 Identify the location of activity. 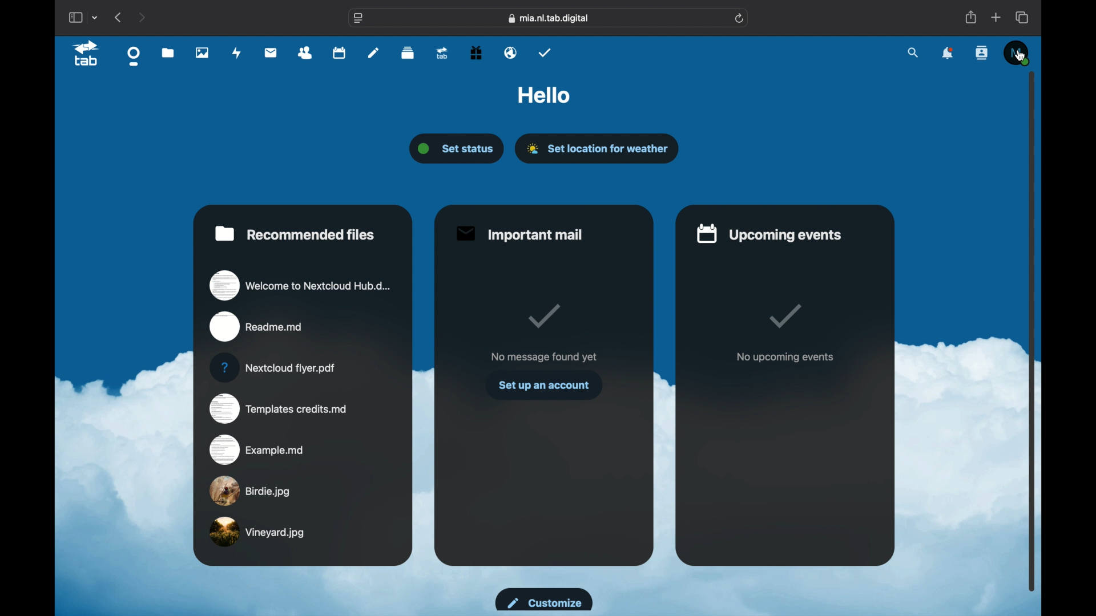
(237, 52).